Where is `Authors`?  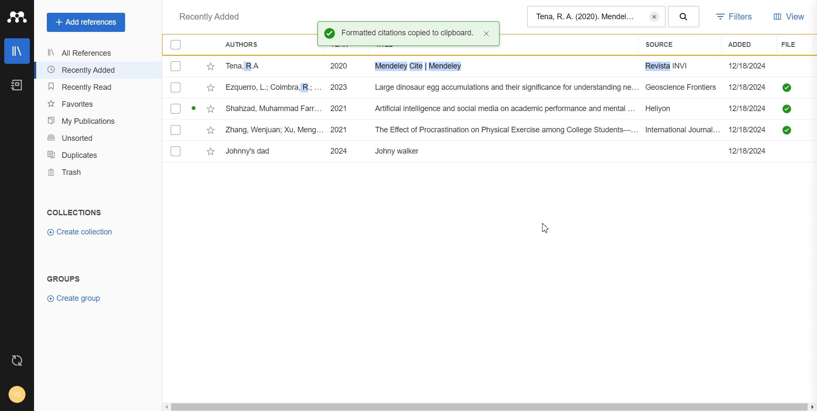 Authors is located at coordinates (241, 44).